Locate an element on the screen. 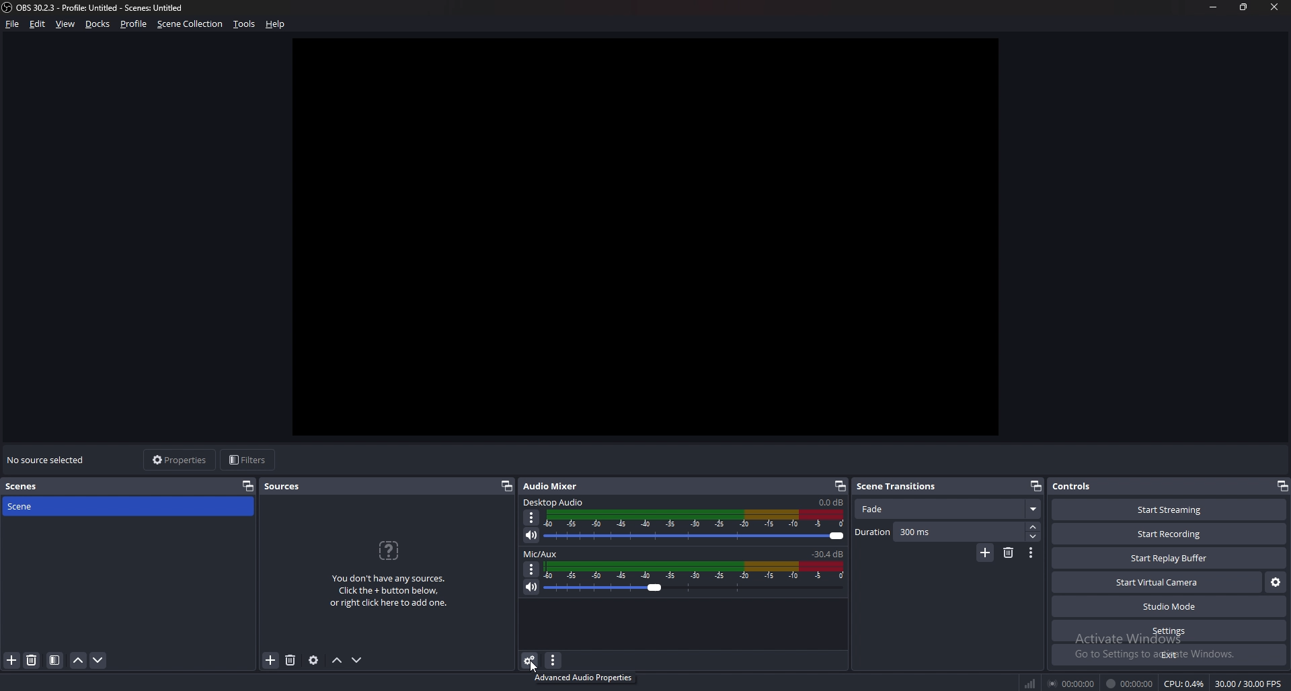 This screenshot has height=691, width=1291. mic/aux is located at coordinates (543, 553).